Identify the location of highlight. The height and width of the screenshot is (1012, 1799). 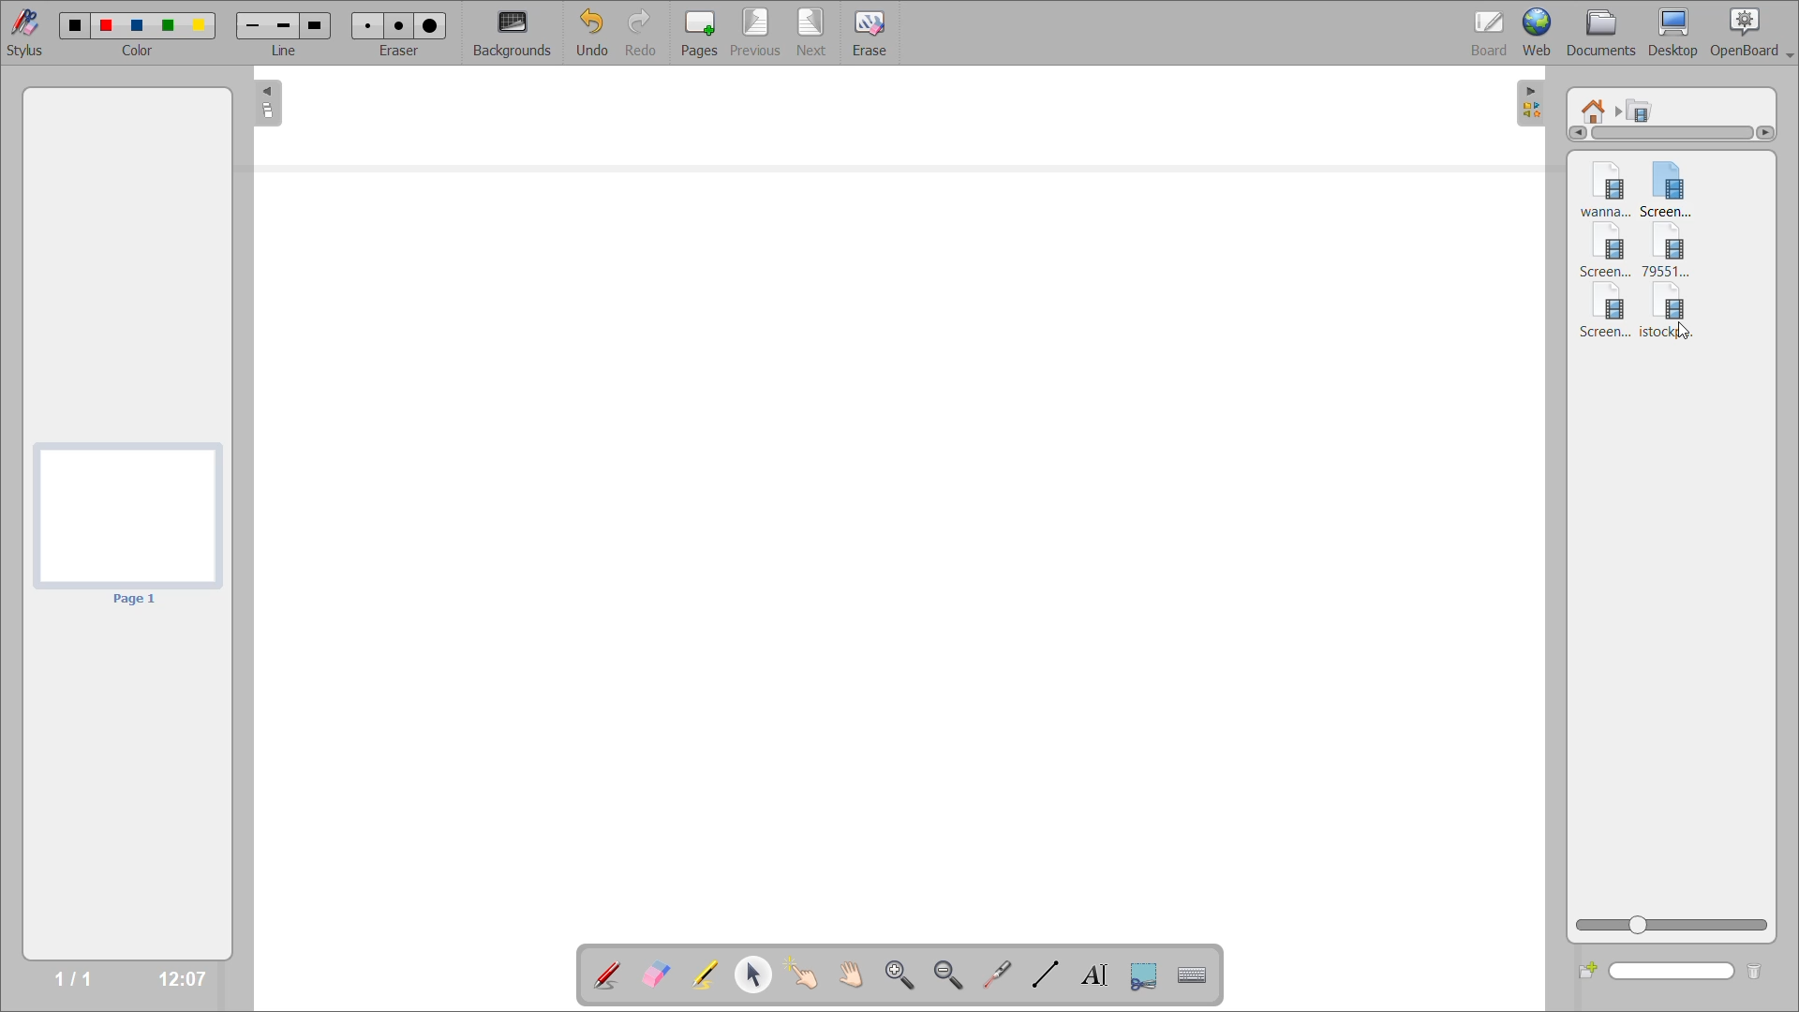
(703, 972).